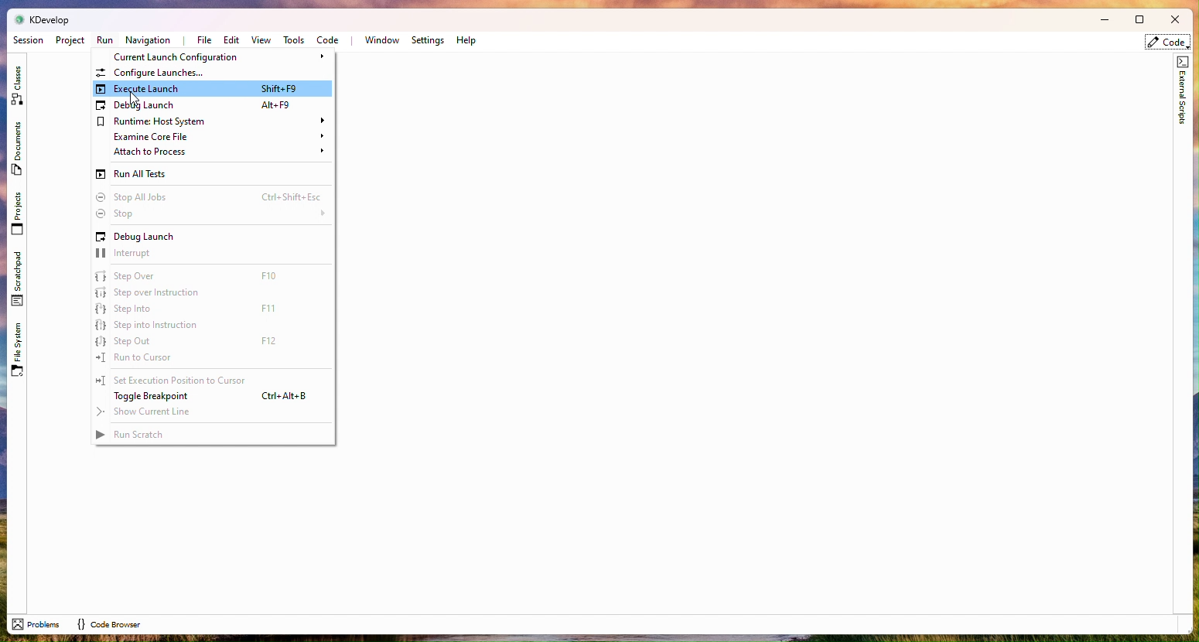 The image size is (1199, 642). I want to click on Show current line, so click(186, 412).